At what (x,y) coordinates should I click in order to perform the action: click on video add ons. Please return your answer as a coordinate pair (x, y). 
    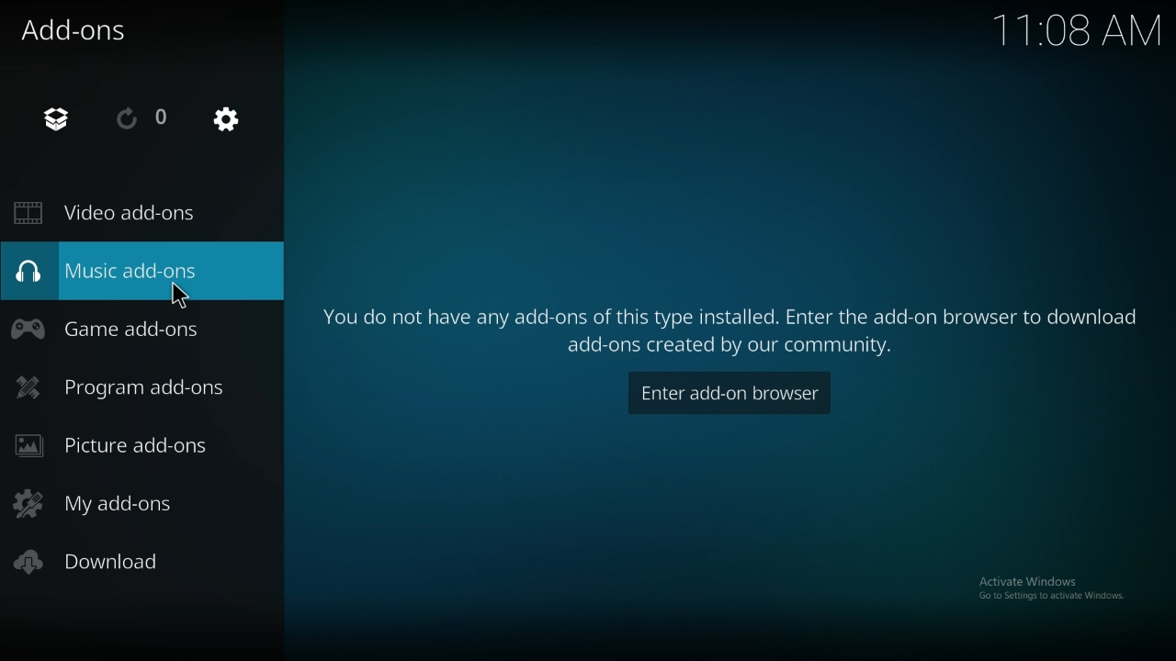
    Looking at the image, I should click on (115, 213).